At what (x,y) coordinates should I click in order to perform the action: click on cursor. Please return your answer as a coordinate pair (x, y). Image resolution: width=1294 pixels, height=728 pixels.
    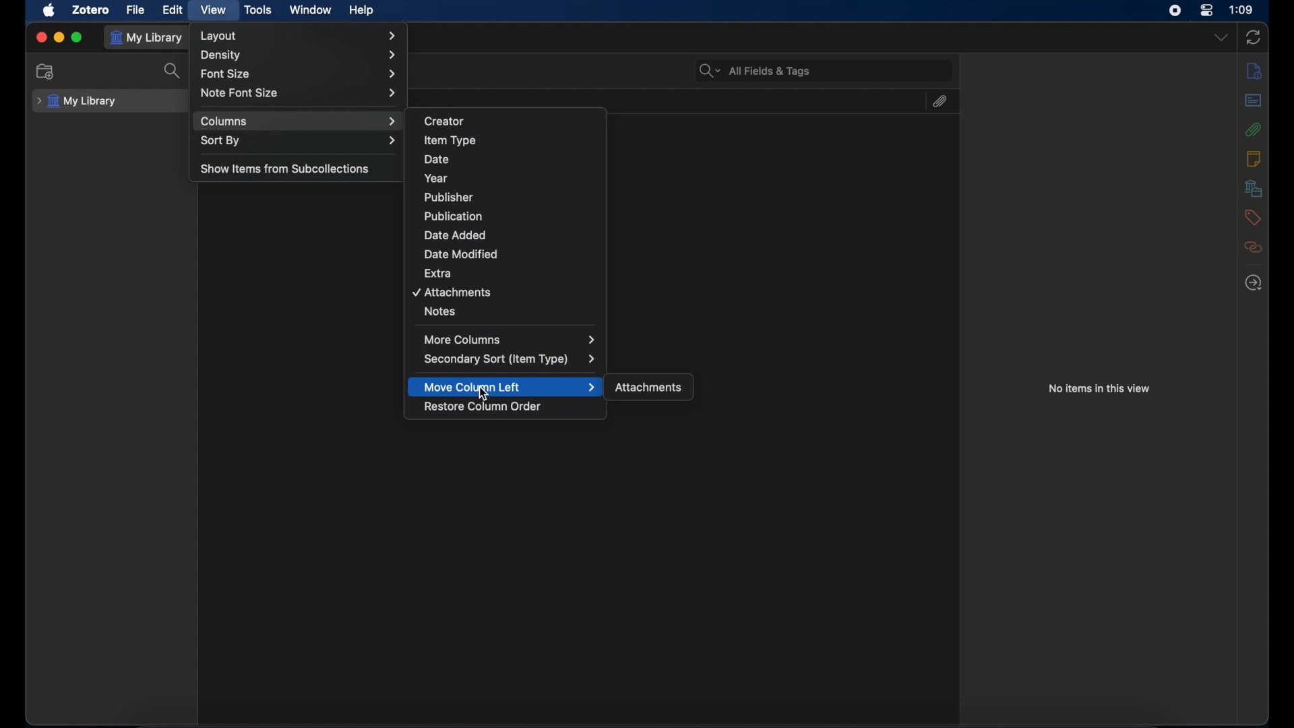
    Looking at the image, I should click on (485, 395).